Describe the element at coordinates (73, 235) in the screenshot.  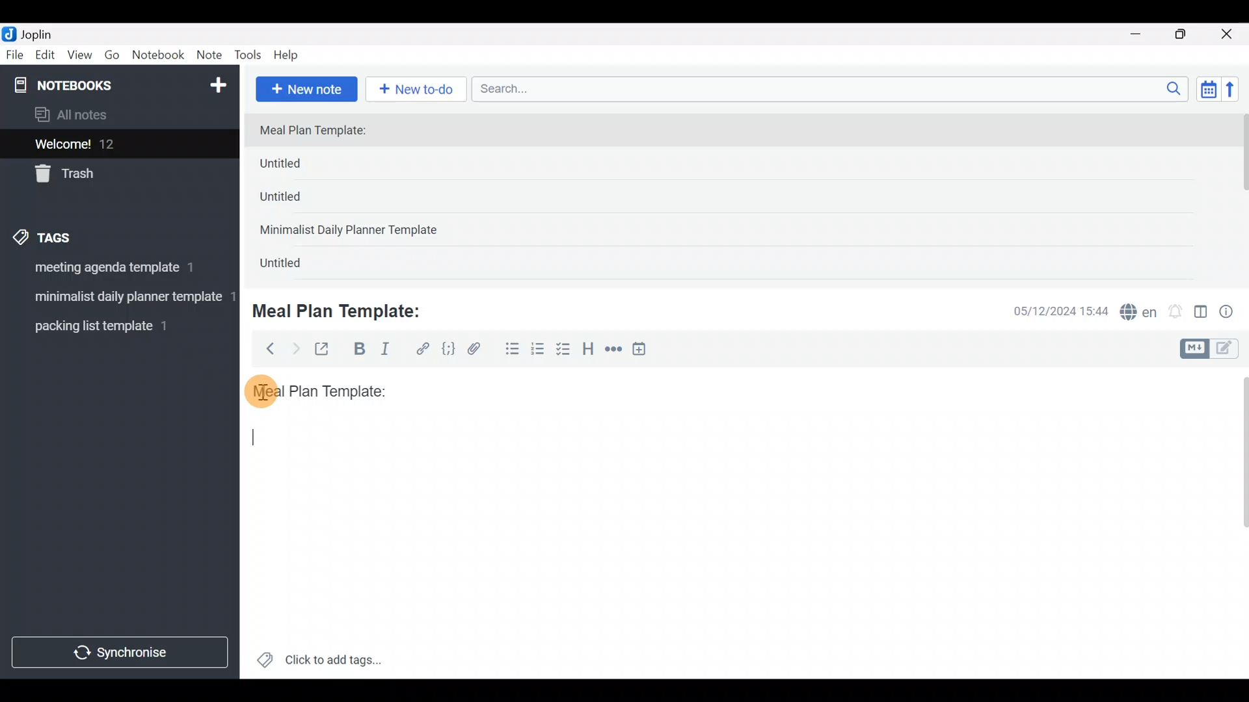
I see `Tags` at that location.